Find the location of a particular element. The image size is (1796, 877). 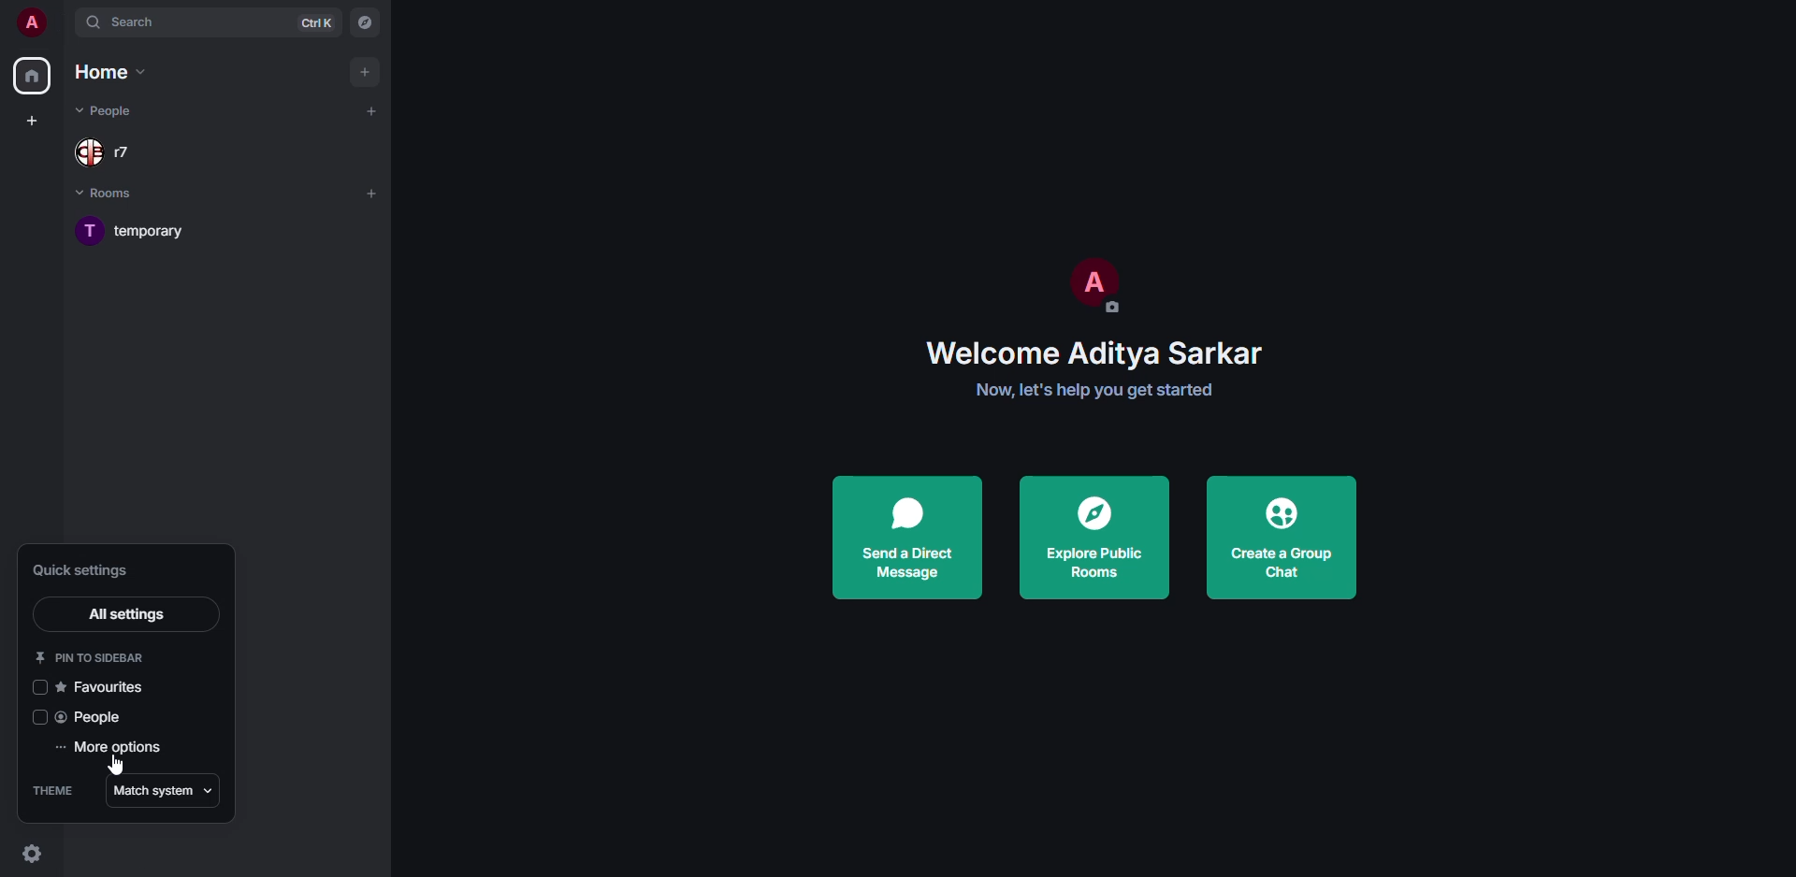

explore public rooms is located at coordinates (1096, 537).